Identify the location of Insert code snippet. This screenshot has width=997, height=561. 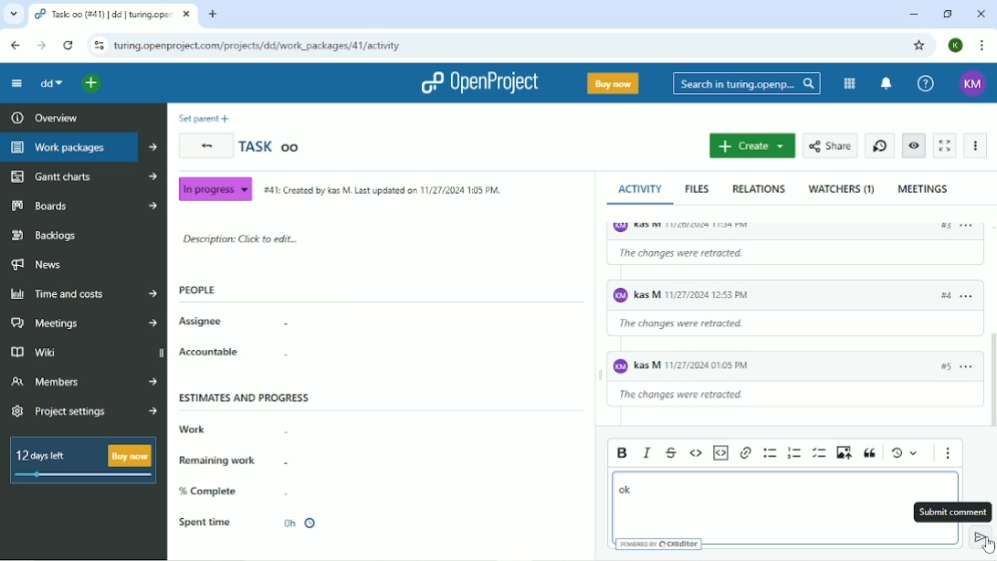
(719, 453).